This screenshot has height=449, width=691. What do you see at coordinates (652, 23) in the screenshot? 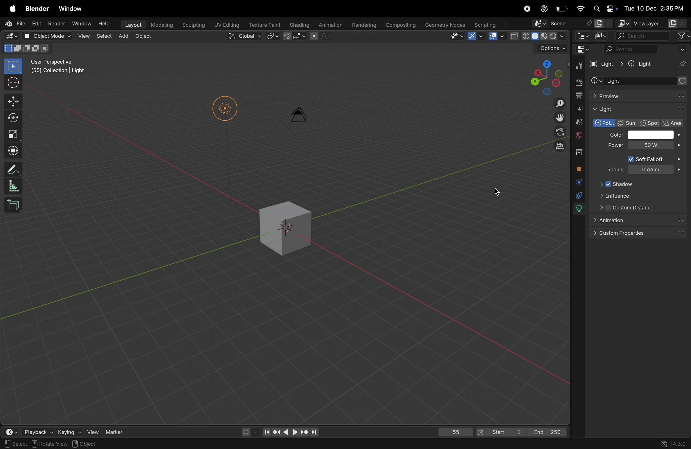
I see `view layer` at bounding box center [652, 23].